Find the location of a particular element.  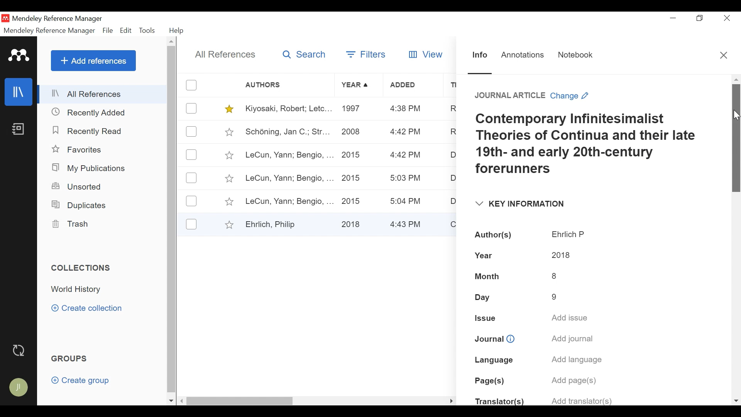

Mendeley Reference Manager is located at coordinates (50, 31).